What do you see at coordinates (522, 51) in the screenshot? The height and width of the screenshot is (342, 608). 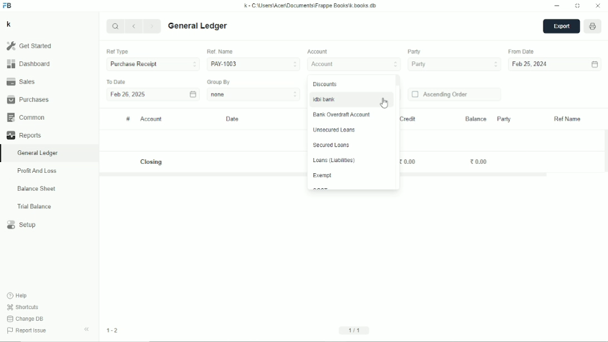 I see `From date` at bounding box center [522, 51].